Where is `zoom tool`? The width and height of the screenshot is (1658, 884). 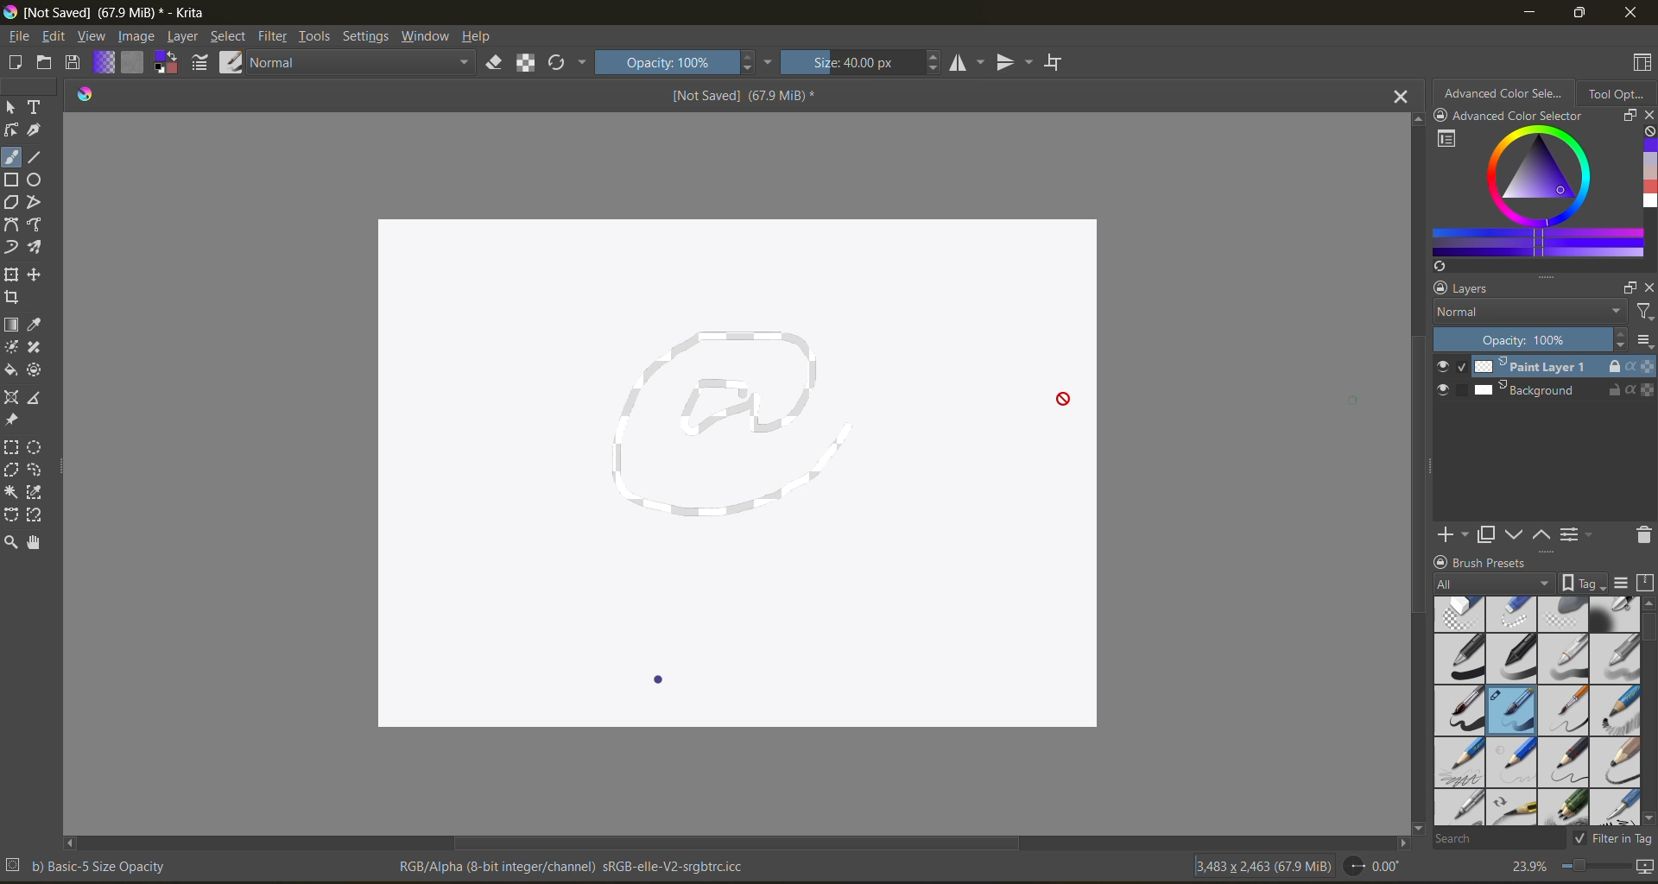
zoom tool is located at coordinates (11, 541).